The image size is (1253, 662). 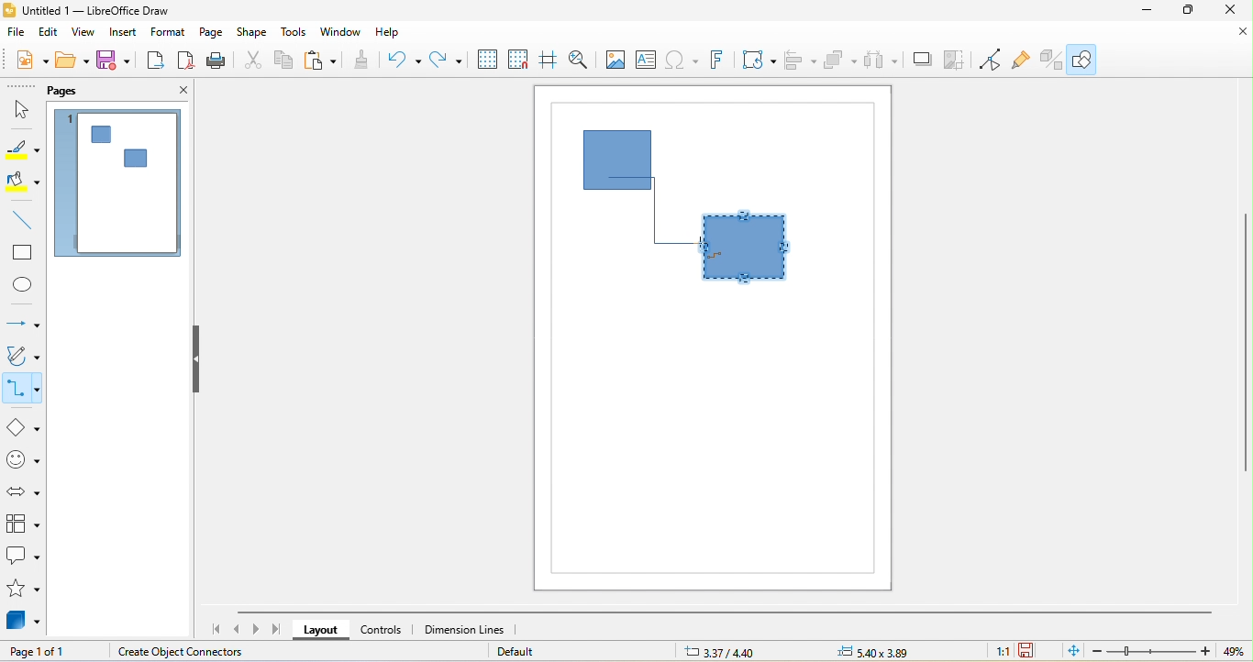 What do you see at coordinates (237, 631) in the screenshot?
I see `scroll to previous page` at bounding box center [237, 631].